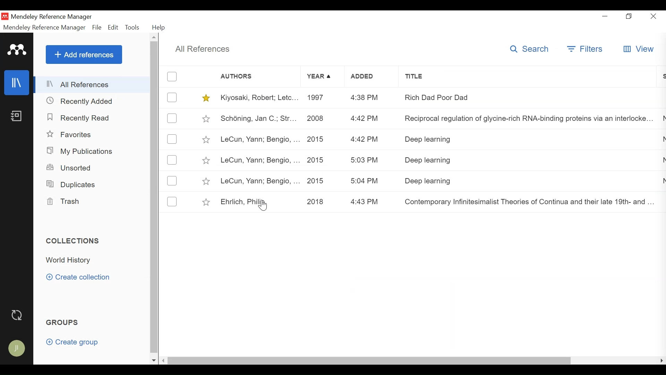 The image size is (666, 375). I want to click on 4:42 PM, so click(363, 140).